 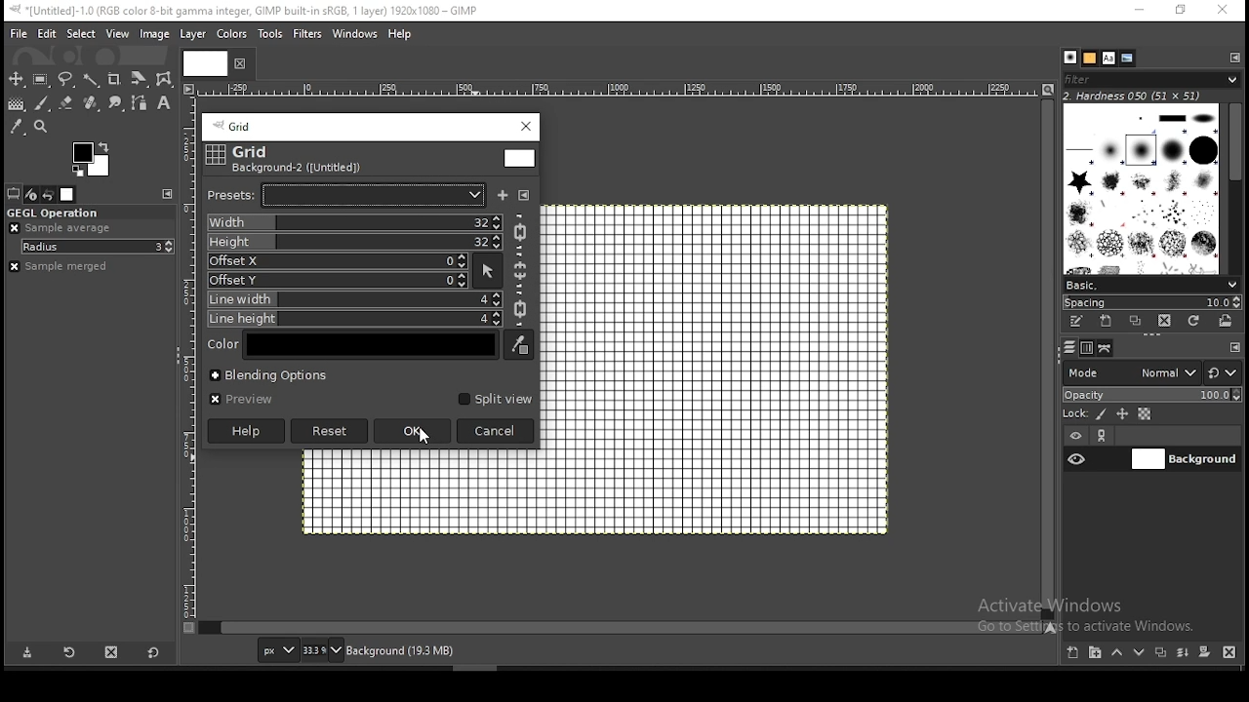 What do you see at coordinates (1127, 58) in the screenshot?
I see `document history` at bounding box center [1127, 58].